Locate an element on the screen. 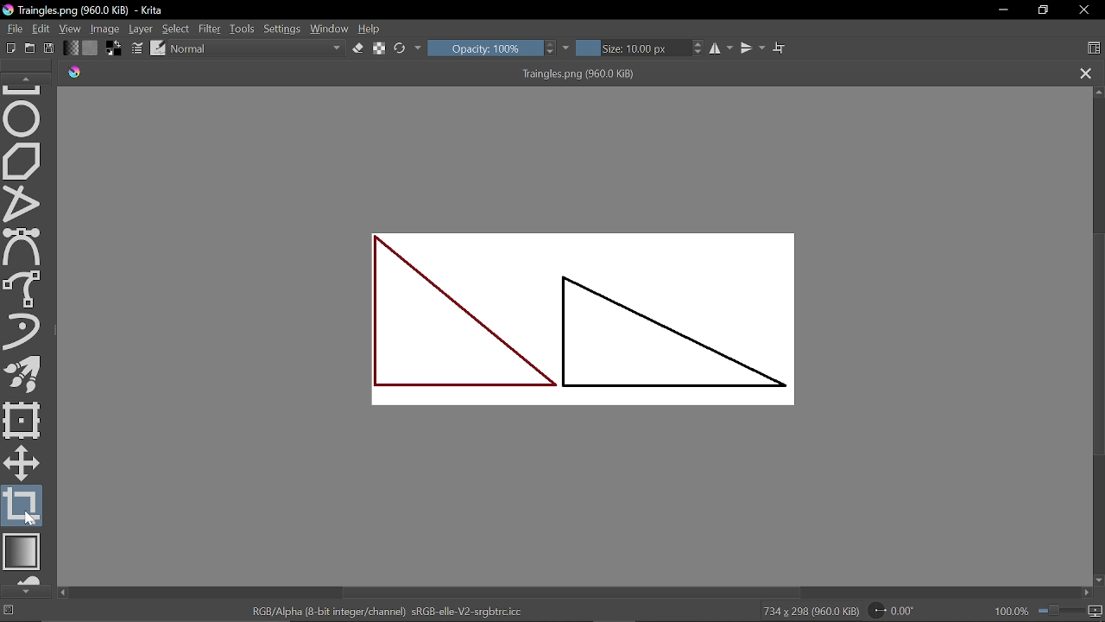 The width and height of the screenshot is (1105, 622). Multibrush tool is located at coordinates (26, 377).